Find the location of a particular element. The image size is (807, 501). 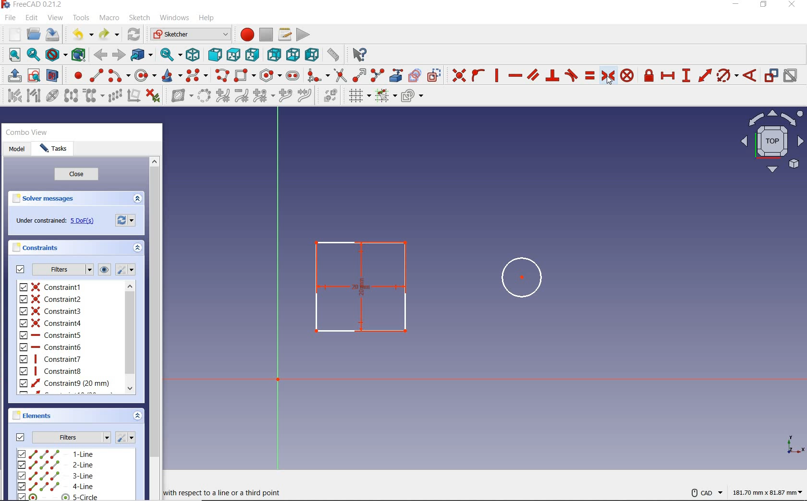

expand is located at coordinates (138, 415).